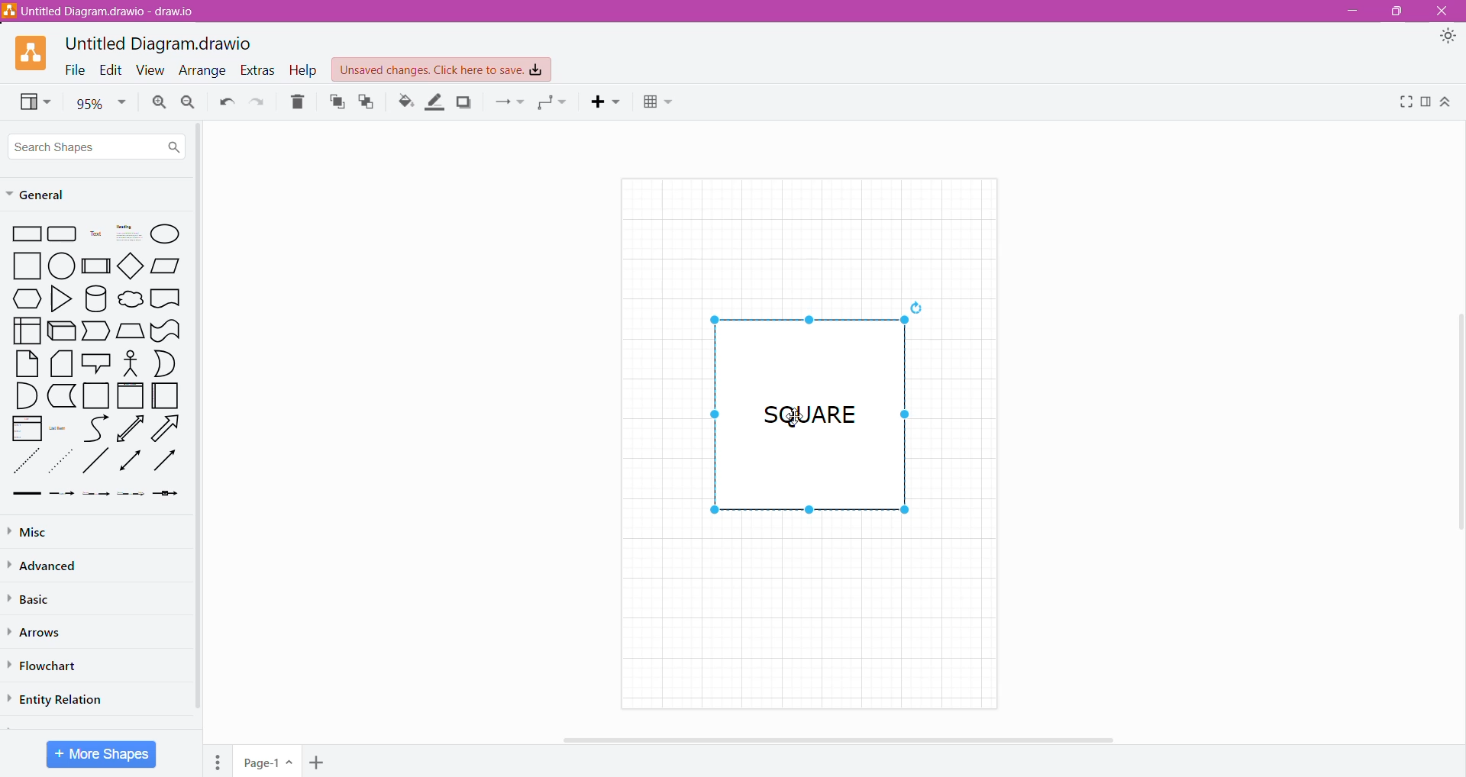  What do you see at coordinates (97, 361) in the screenshot?
I see `Speech Bubble` at bounding box center [97, 361].